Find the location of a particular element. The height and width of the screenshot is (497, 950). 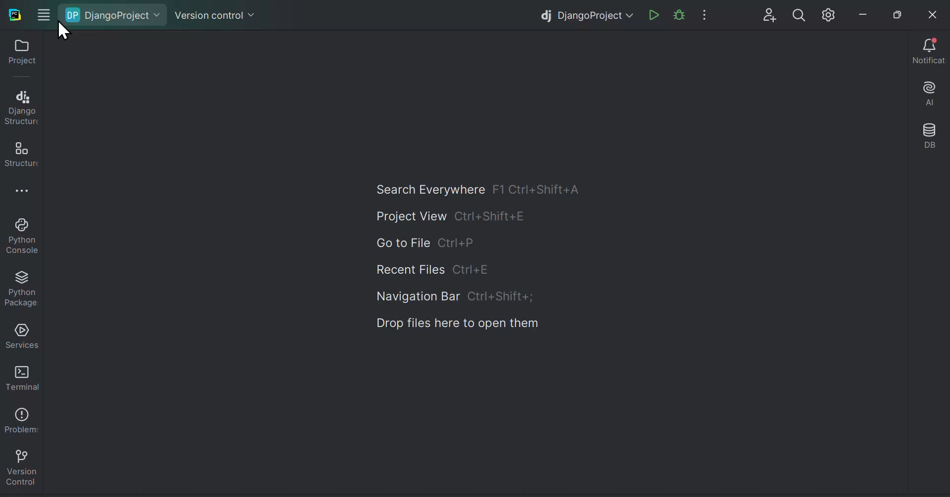

Project view is located at coordinates (453, 215).